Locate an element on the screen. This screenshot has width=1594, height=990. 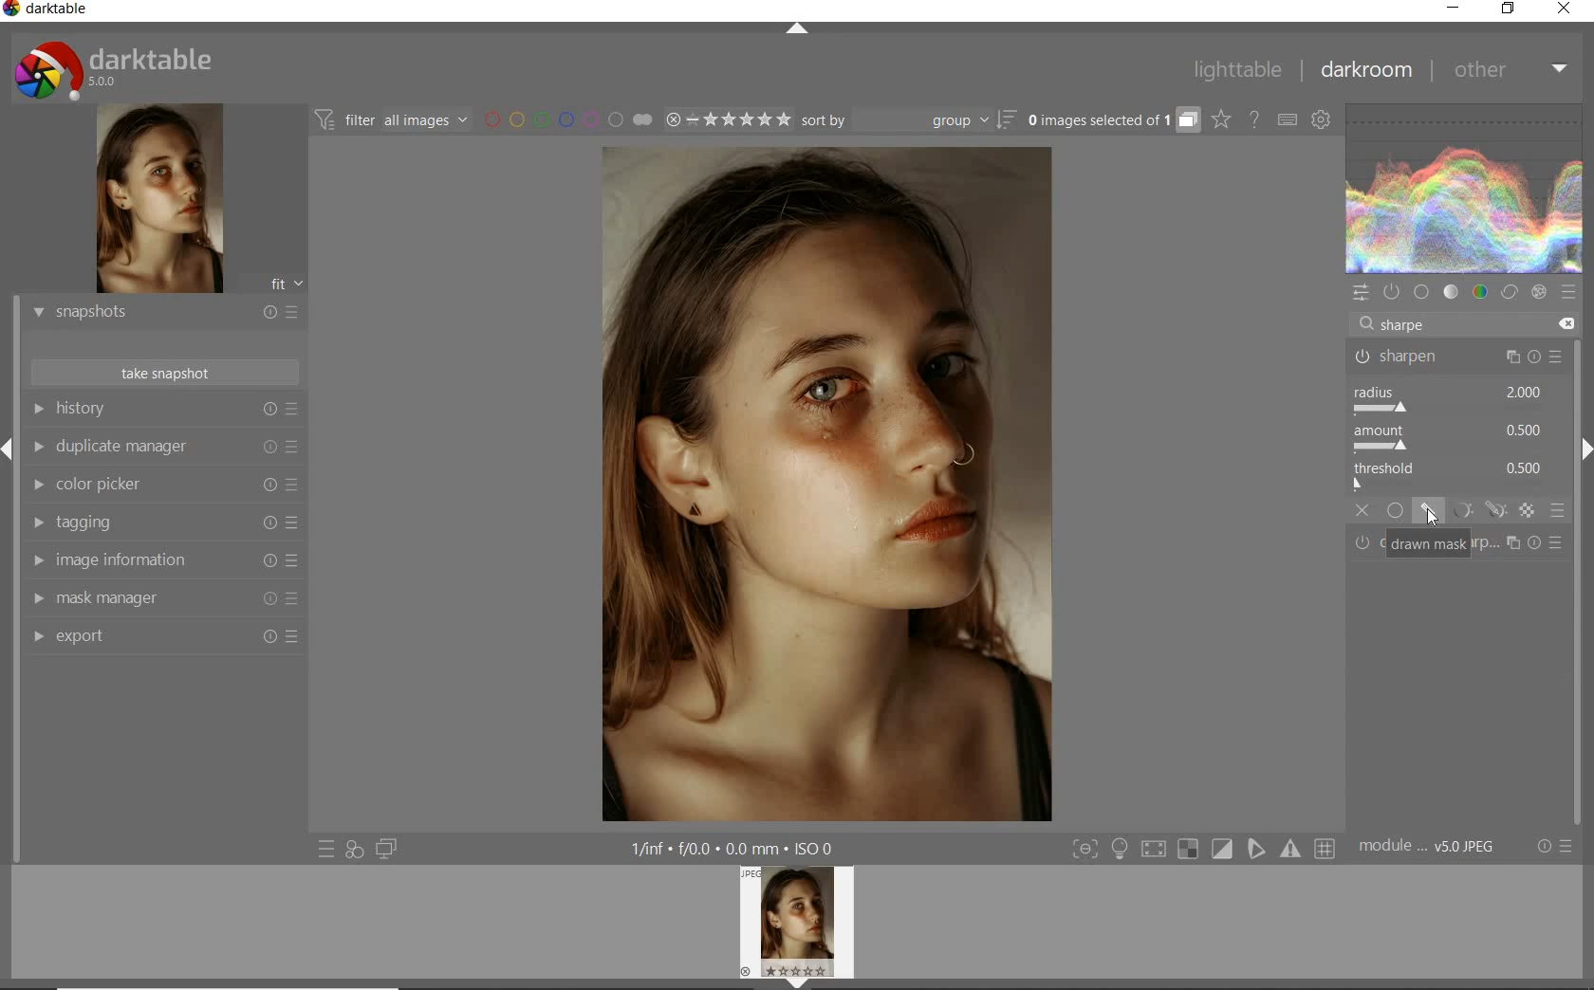
show only active modules is located at coordinates (1394, 292).